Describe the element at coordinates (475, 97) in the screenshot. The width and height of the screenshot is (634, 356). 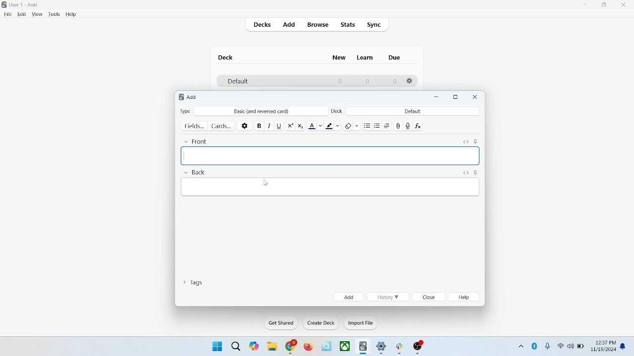
I see `close` at that location.